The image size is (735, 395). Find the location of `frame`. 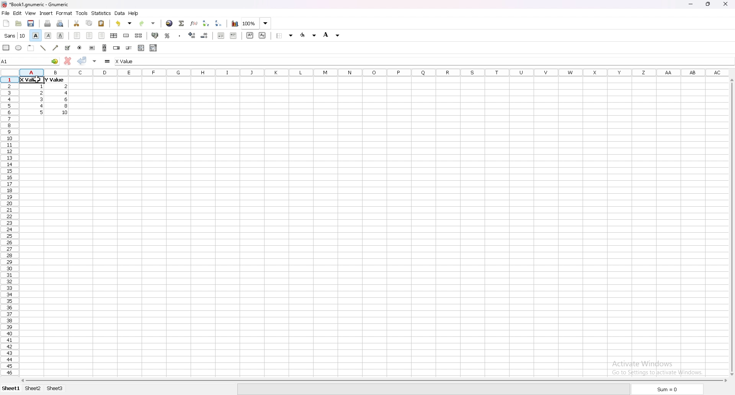

frame is located at coordinates (31, 47).